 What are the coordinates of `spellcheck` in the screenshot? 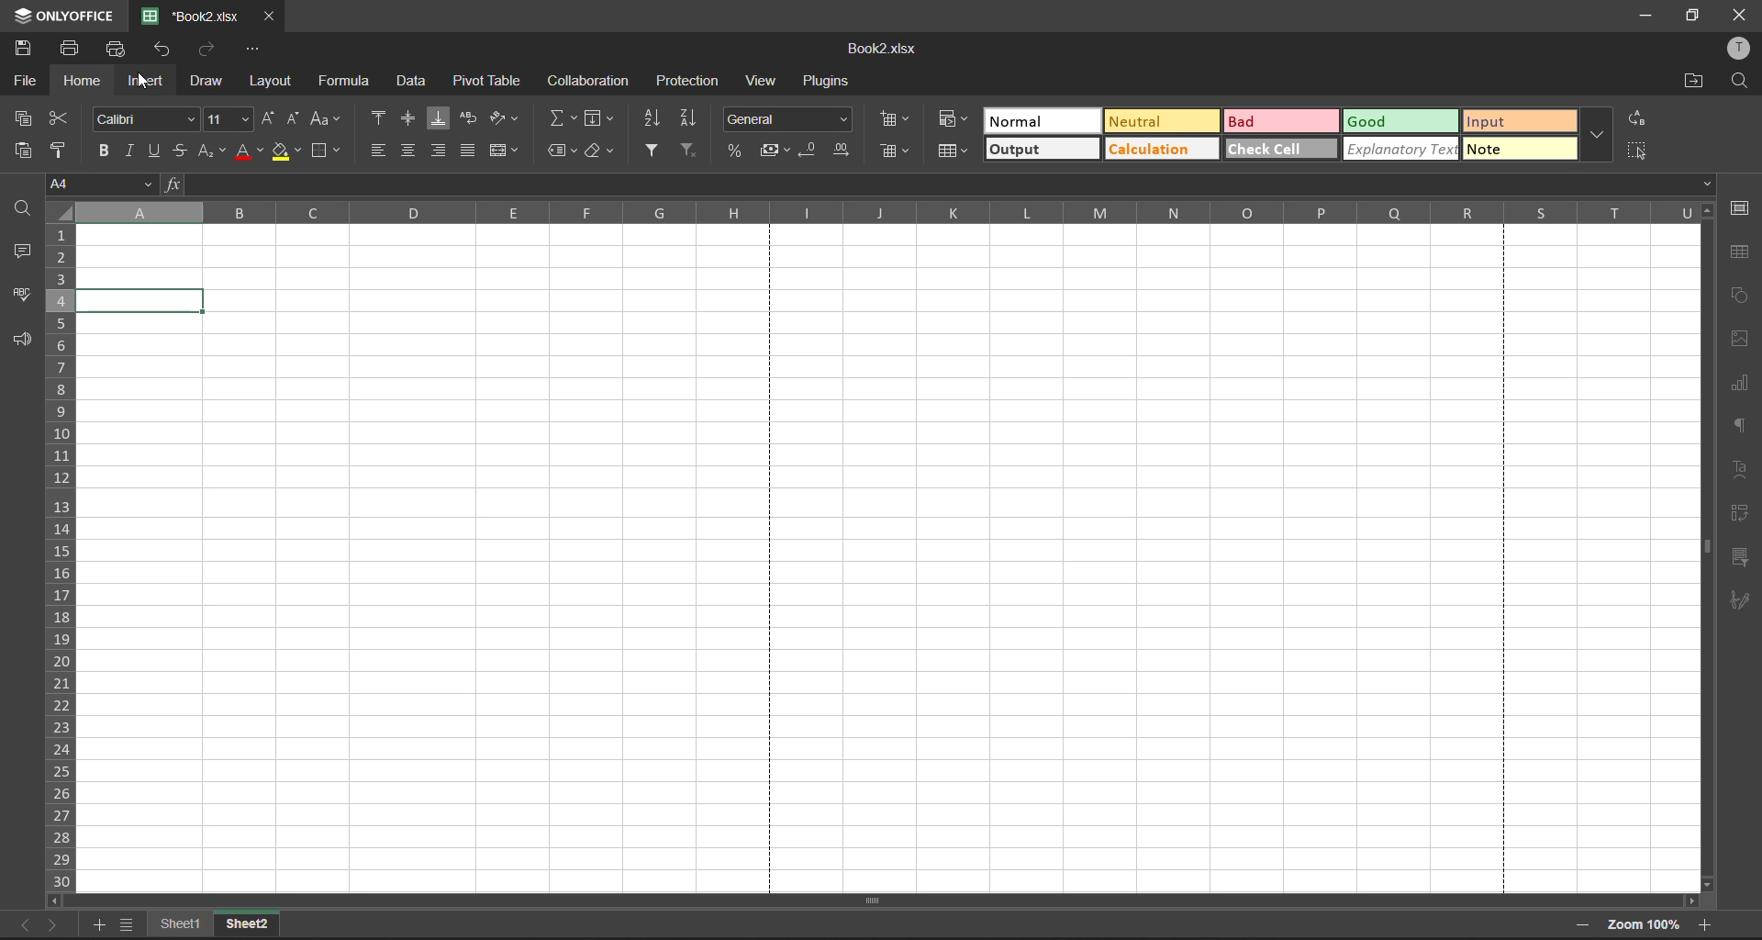 It's located at (23, 297).